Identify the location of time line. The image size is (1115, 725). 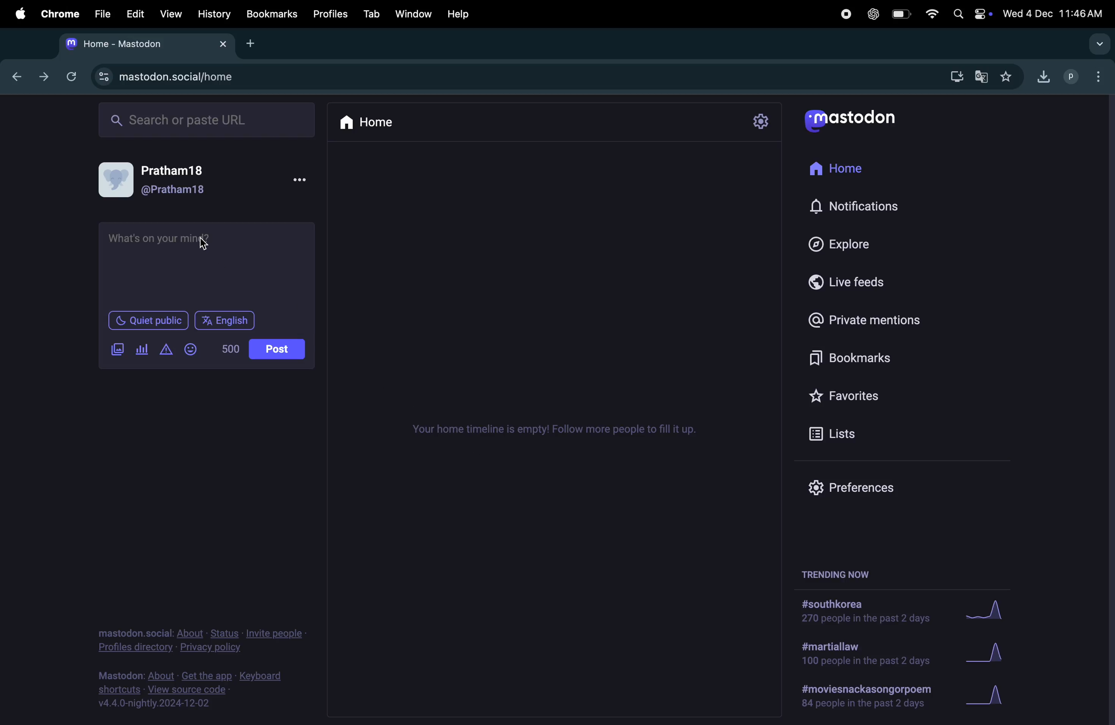
(561, 431).